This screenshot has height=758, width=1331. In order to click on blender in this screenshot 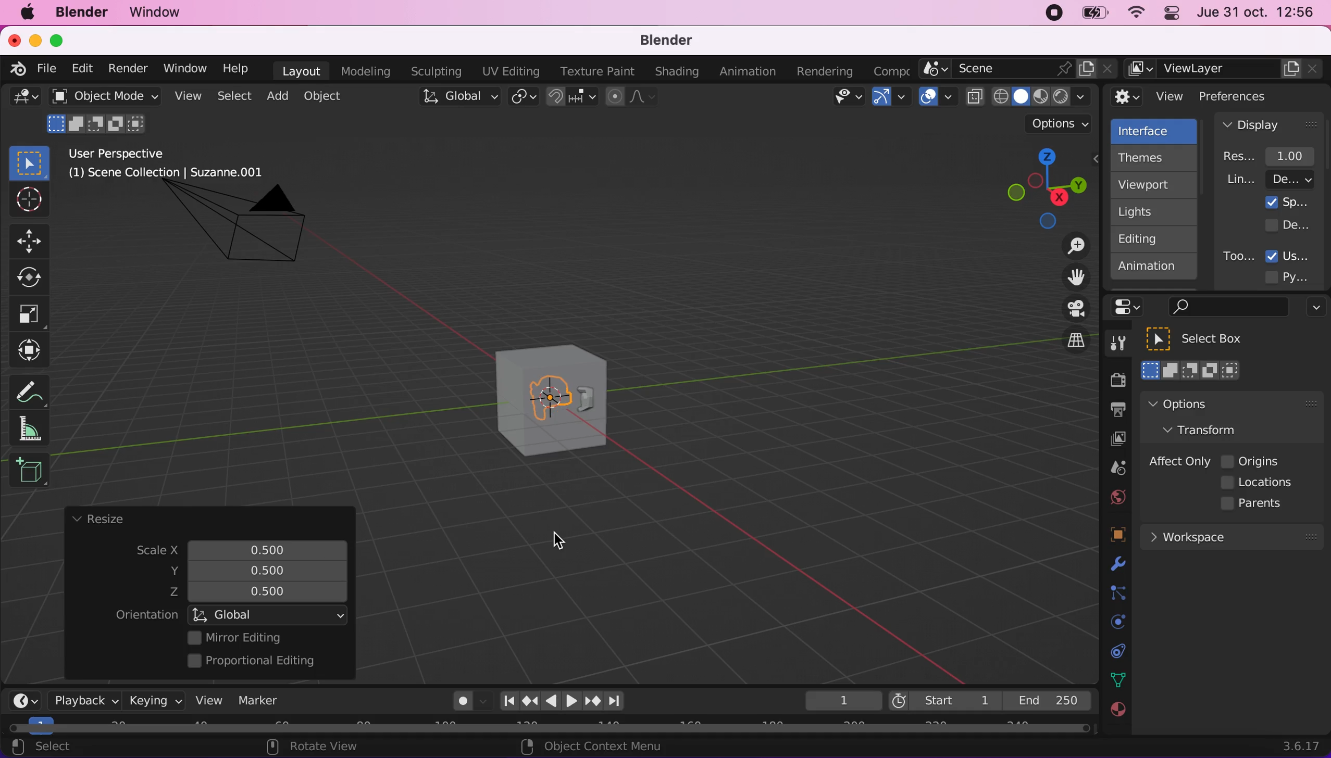, I will do `click(660, 41)`.